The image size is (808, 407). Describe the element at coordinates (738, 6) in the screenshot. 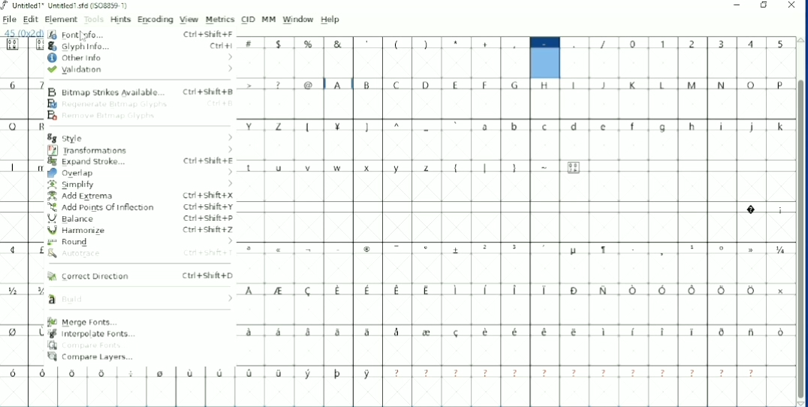

I see `Minimize` at that location.